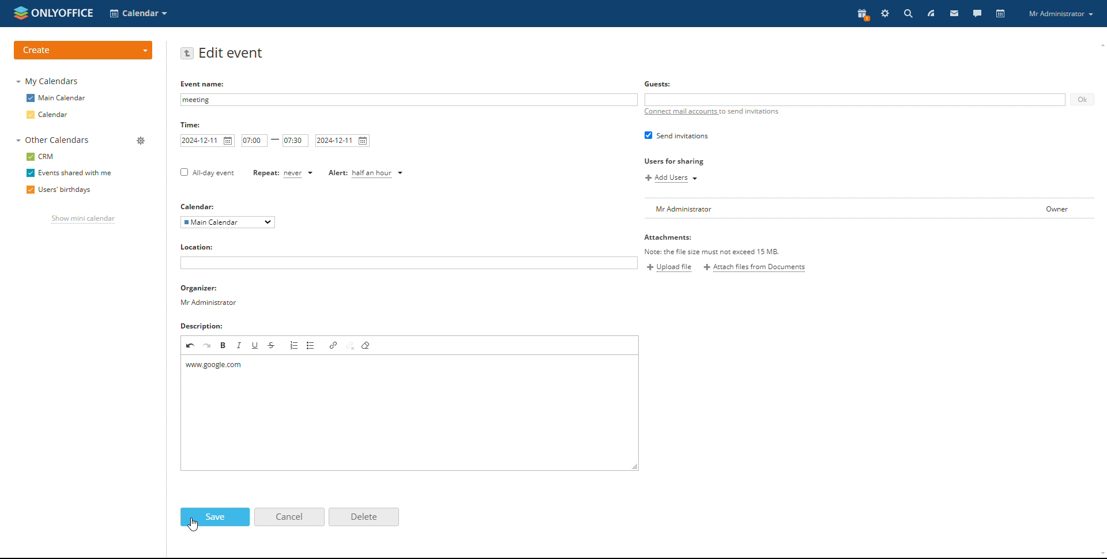 This screenshot has height=559, width=1107. What do you see at coordinates (231, 54) in the screenshot?
I see `edit event` at bounding box center [231, 54].